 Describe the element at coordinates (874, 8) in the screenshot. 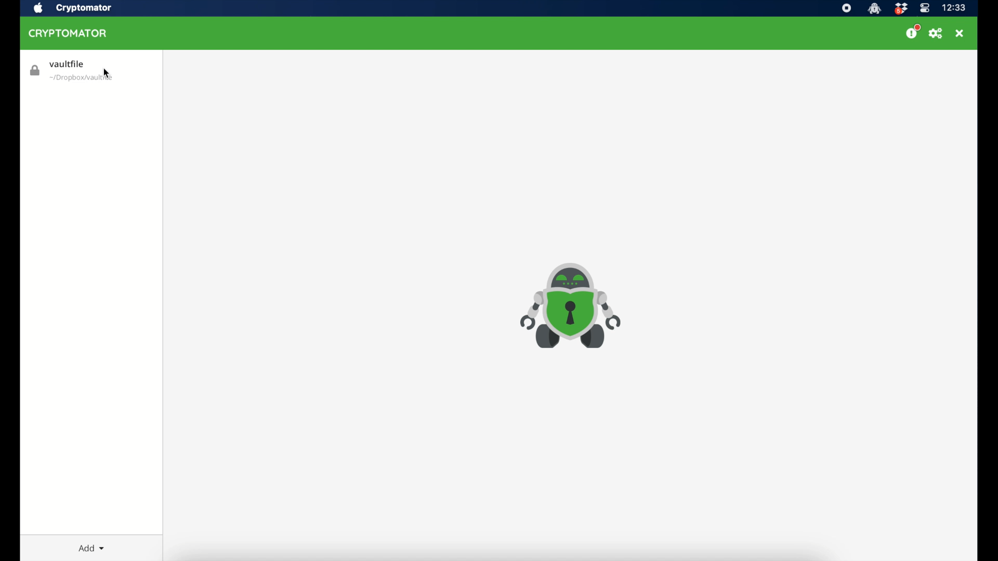

I see `cryptomator icon` at that location.